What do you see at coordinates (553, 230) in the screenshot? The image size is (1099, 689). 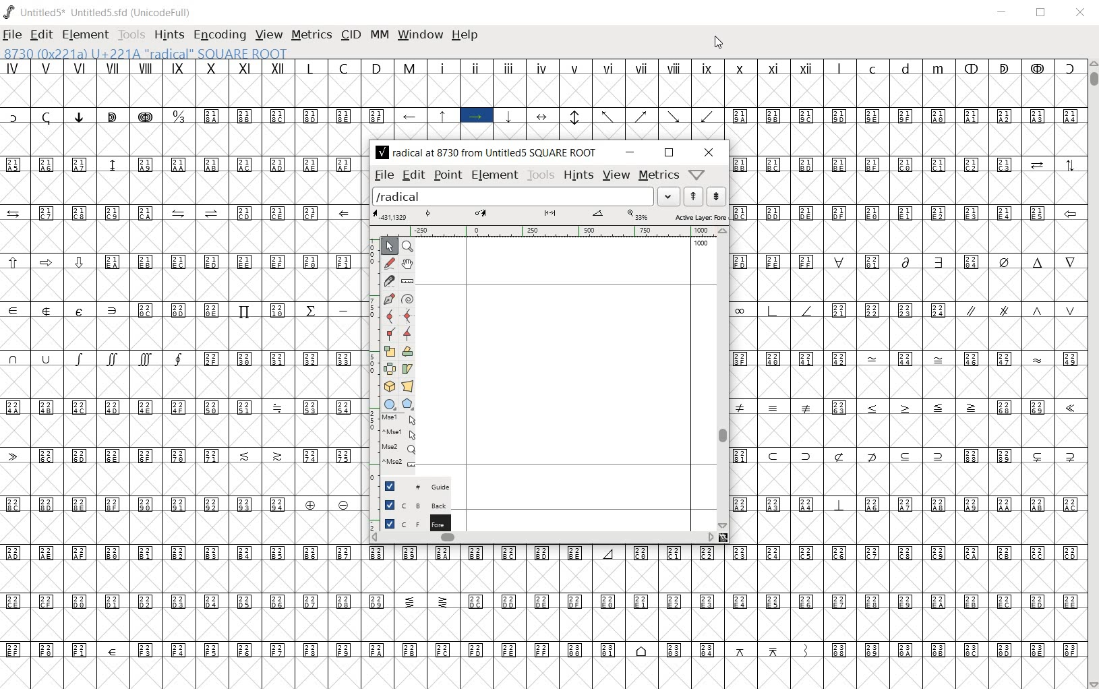 I see `ruler` at bounding box center [553, 230].